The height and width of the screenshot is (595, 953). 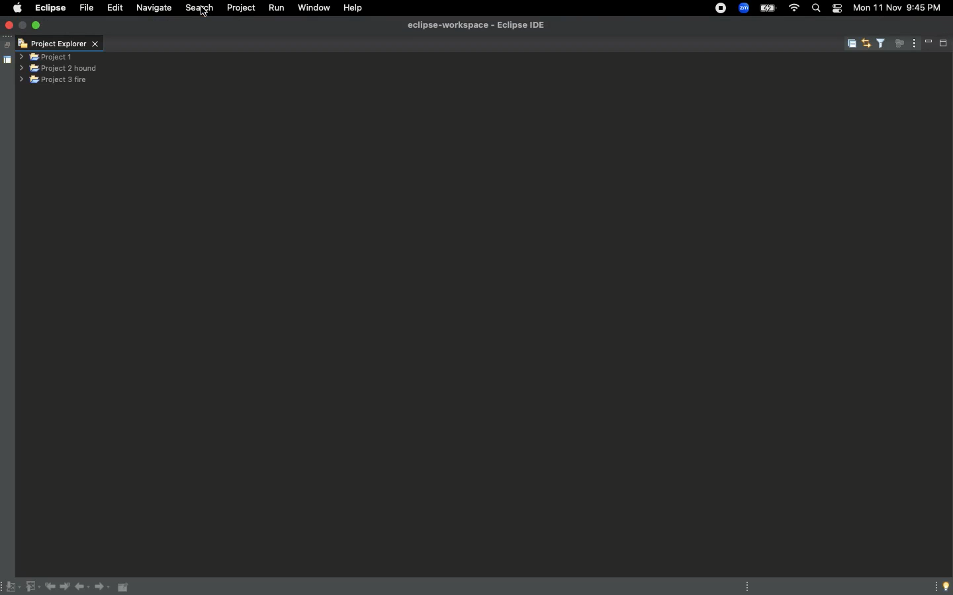 What do you see at coordinates (943, 44) in the screenshot?
I see `Maximize` at bounding box center [943, 44].